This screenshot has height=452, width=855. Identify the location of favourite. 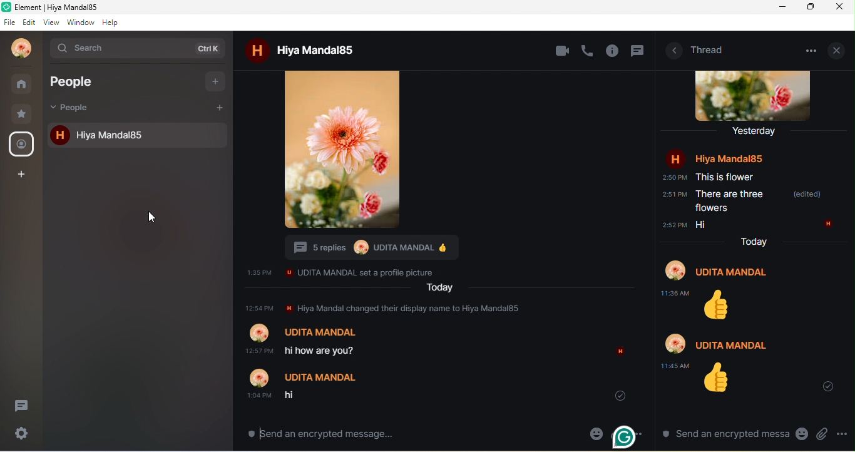
(24, 113).